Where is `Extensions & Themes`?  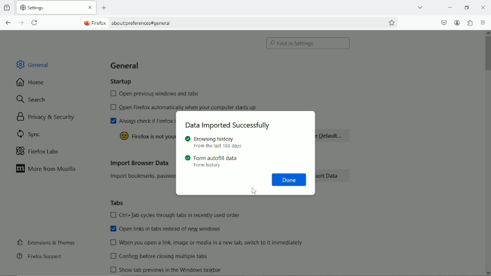
Extensions & Themes is located at coordinates (47, 242).